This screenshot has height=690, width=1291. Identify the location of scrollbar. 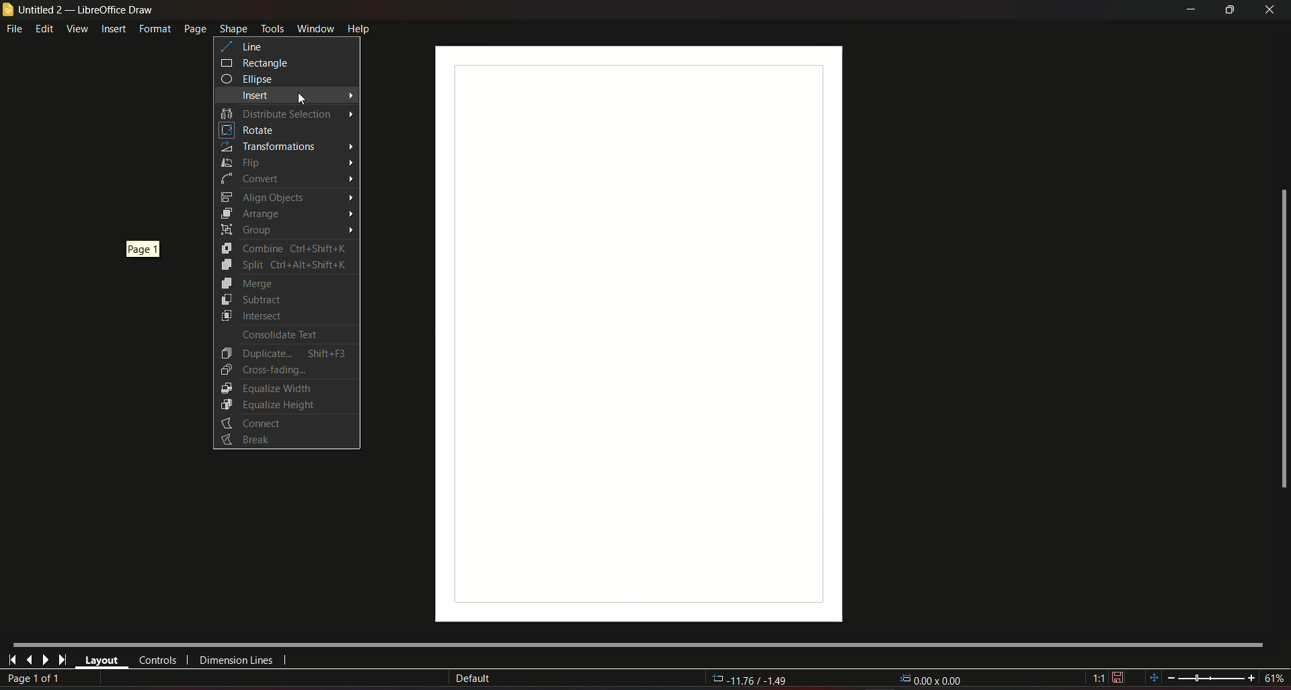
(1282, 340).